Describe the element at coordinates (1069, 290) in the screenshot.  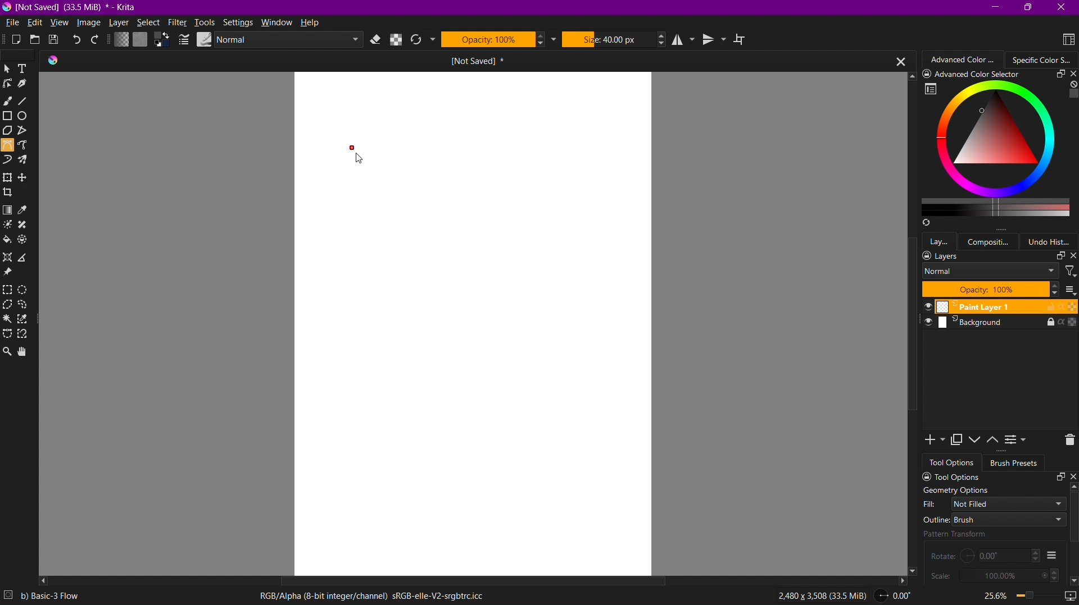
I see `Thumbnail Settings` at that location.